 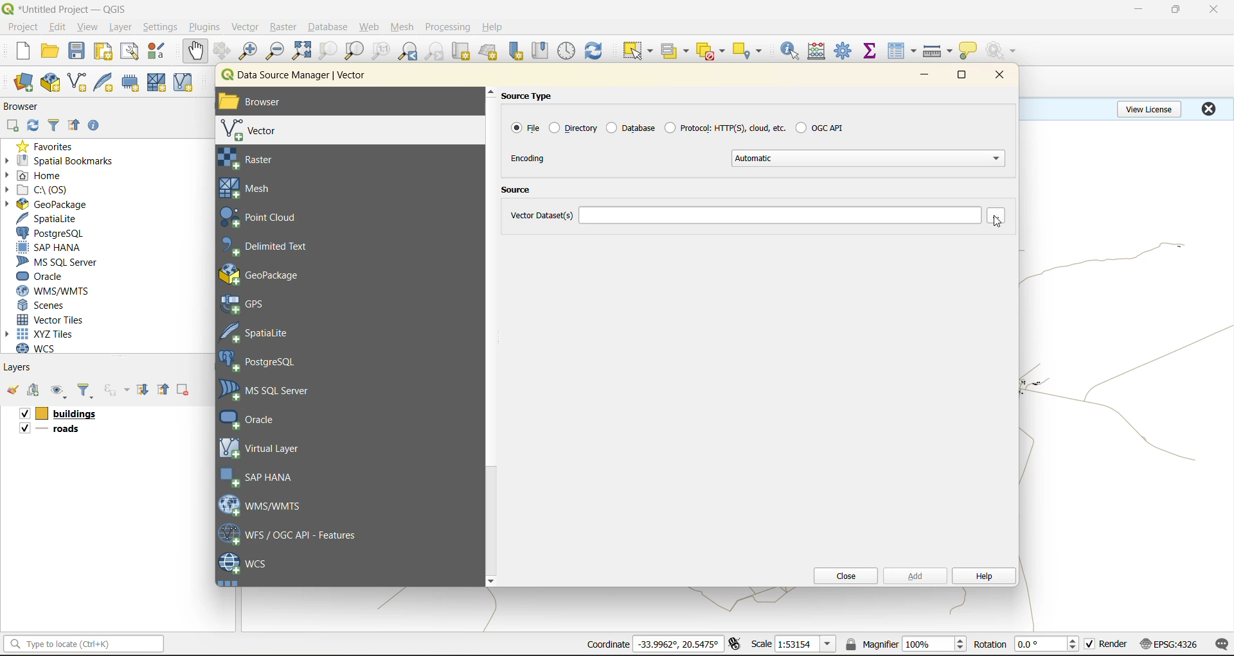 I want to click on project, so click(x=22, y=28).